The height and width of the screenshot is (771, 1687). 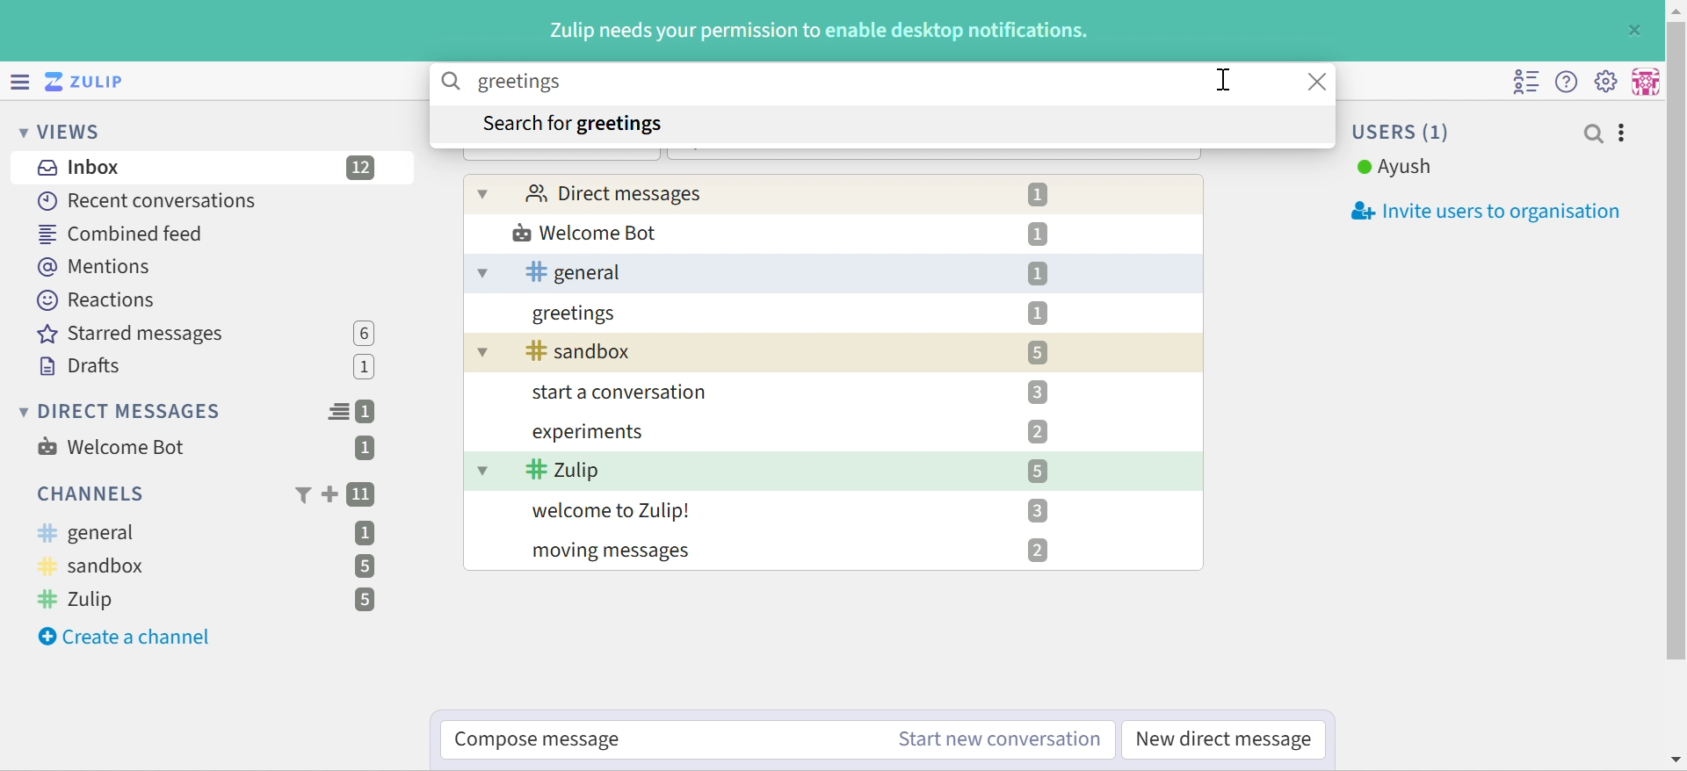 I want to click on Start new conversation, so click(x=1000, y=740).